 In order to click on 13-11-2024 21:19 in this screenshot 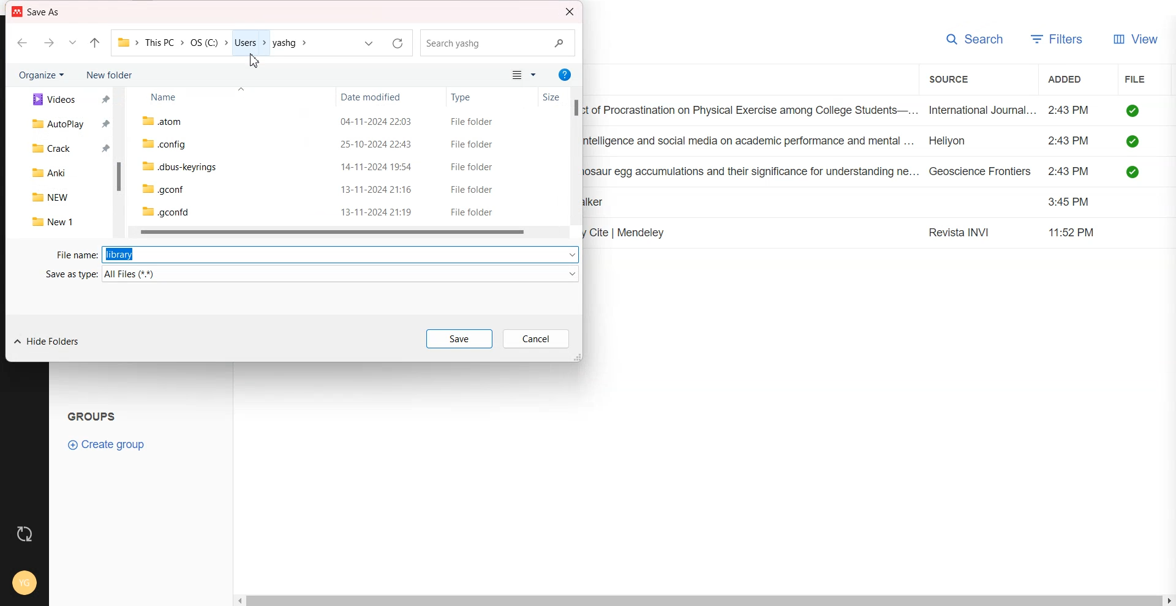, I will do `click(379, 212)`.